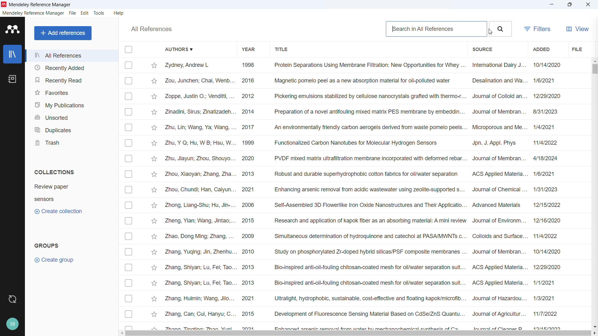 The width and height of the screenshot is (598, 336). What do you see at coordinates (154, 195) in the screenshot?
I see `Starmark individual entries ` at bounding box center [154, 195].